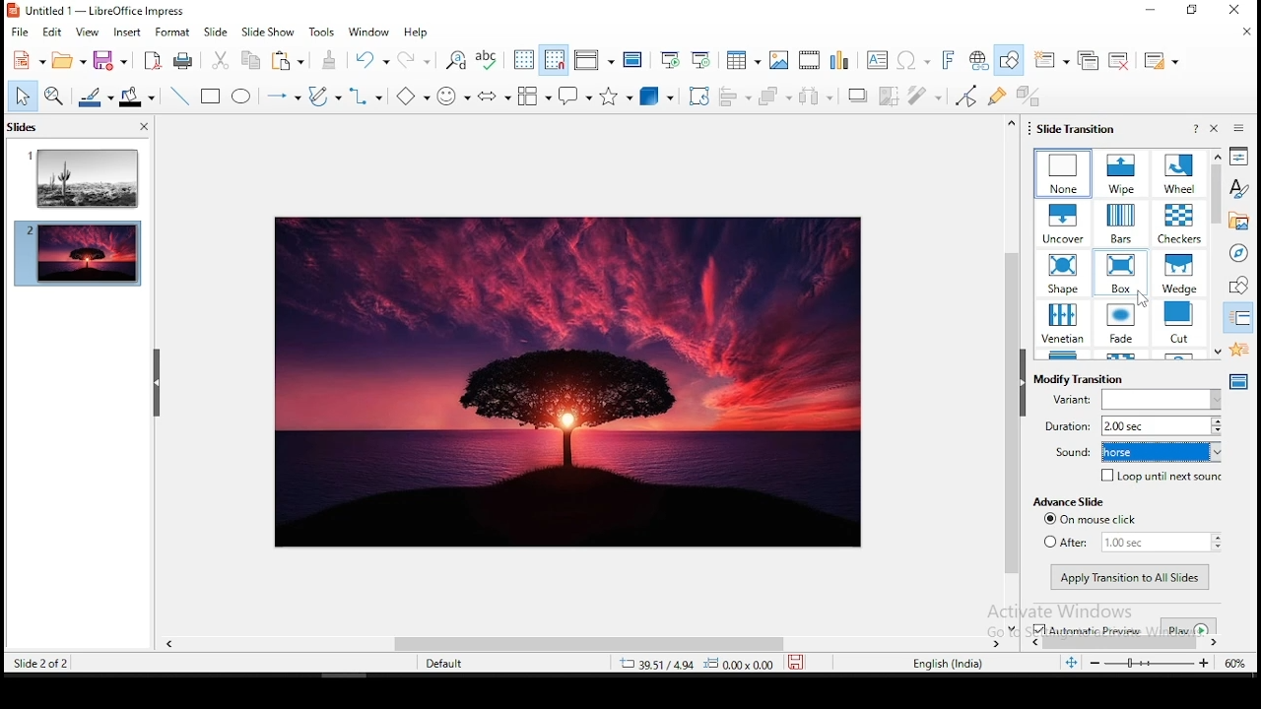 Image resolution: width=1261 pixels, height=709 pixels. What do you see at coordinates (1121, 60) in the screenshot?
I see `delete slide` at bounding box center [1121, 60].